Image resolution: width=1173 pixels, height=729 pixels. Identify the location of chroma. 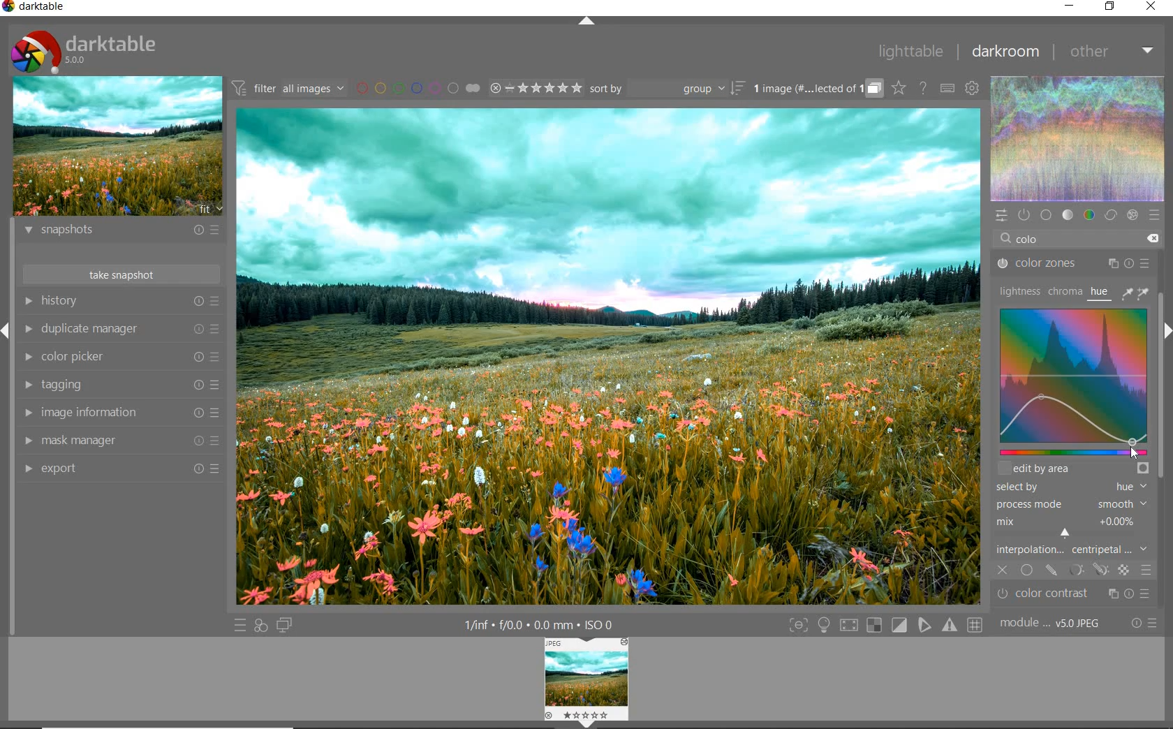
(1065, 291).